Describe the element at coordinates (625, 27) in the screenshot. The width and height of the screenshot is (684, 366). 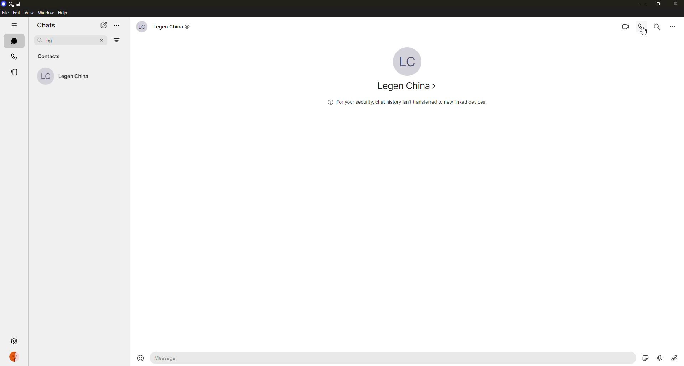
I see `video call` at that location.